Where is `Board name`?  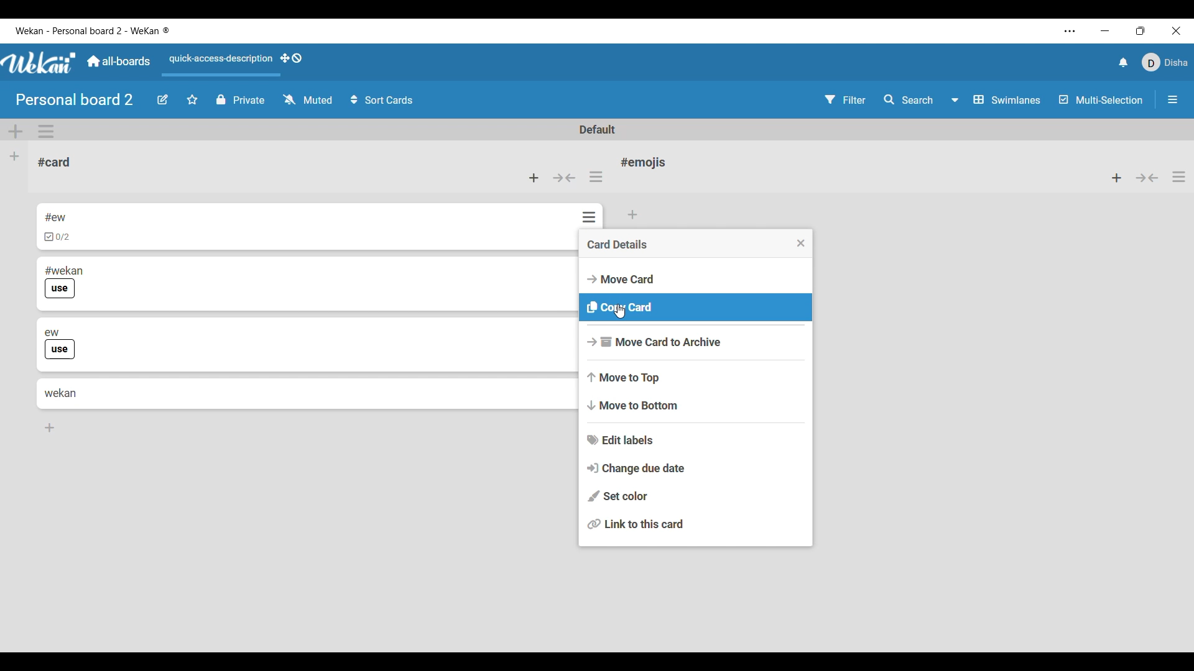
Board name is located at coordinates (76, 99).